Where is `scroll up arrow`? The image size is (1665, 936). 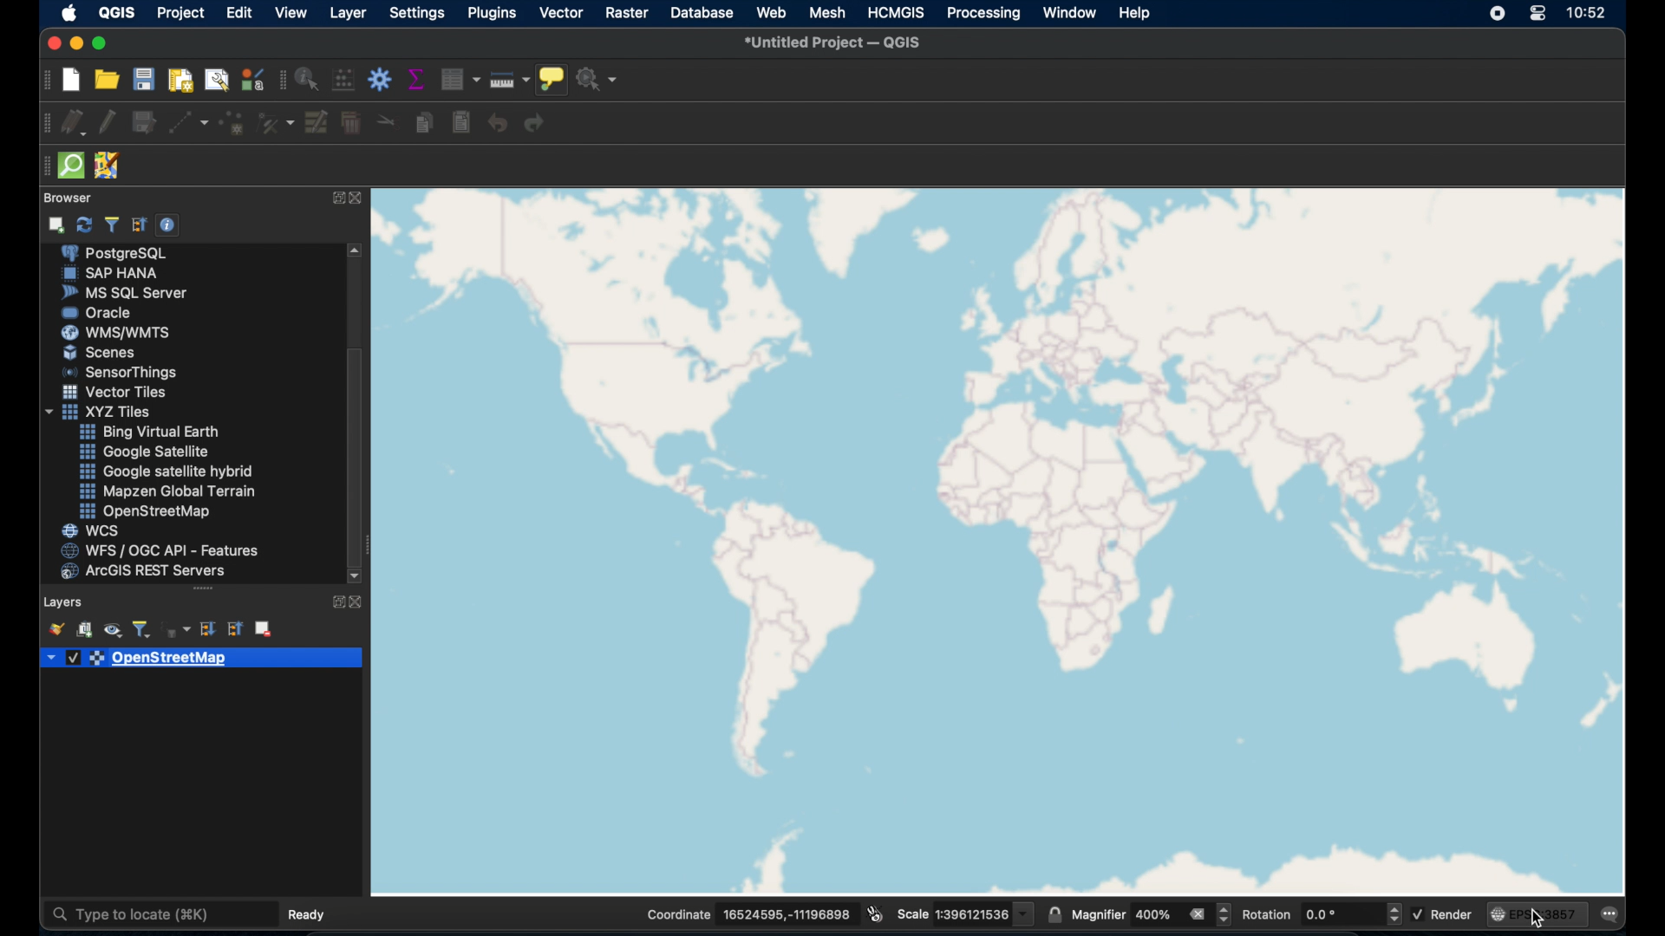 scroll up arrow is located at coordinates (353, 250).